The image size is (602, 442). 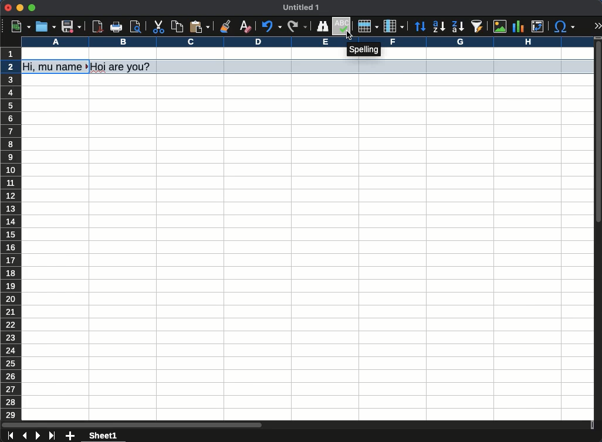 I want to click on first sheet, so click(x=12, y=436).